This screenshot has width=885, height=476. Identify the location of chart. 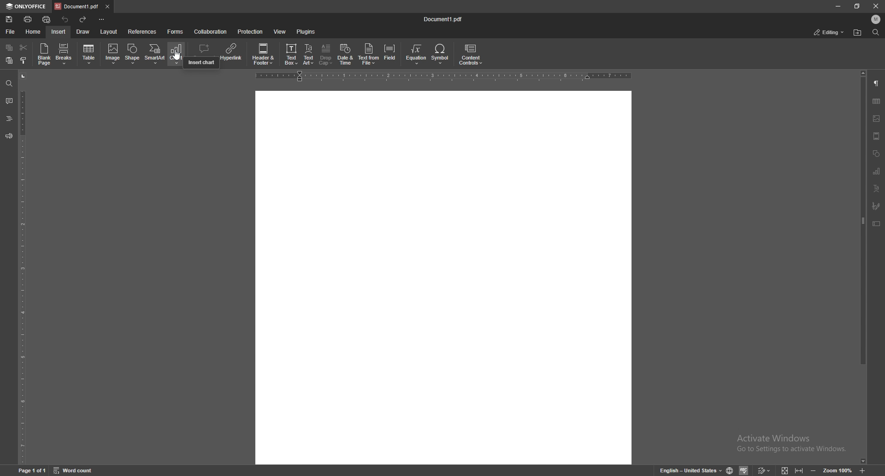
(176, 54).